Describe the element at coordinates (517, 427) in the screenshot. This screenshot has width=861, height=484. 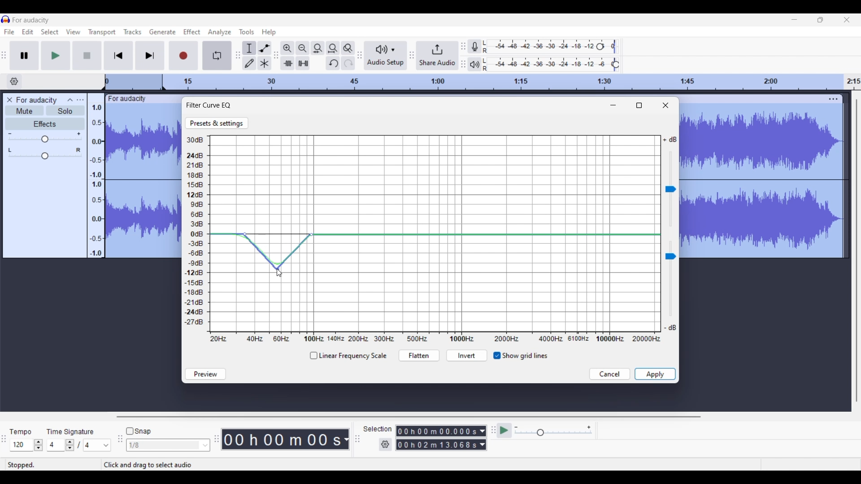
I see `Min. playback speed` at that location.